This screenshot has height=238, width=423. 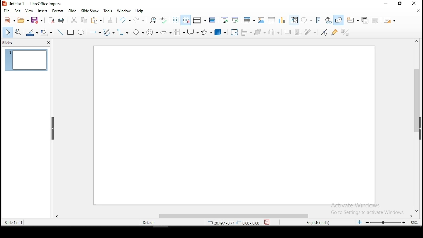 What do you see at coordinates (163, 20) in the screenshot?
I see `spell check` at bounding box center [163, 20].